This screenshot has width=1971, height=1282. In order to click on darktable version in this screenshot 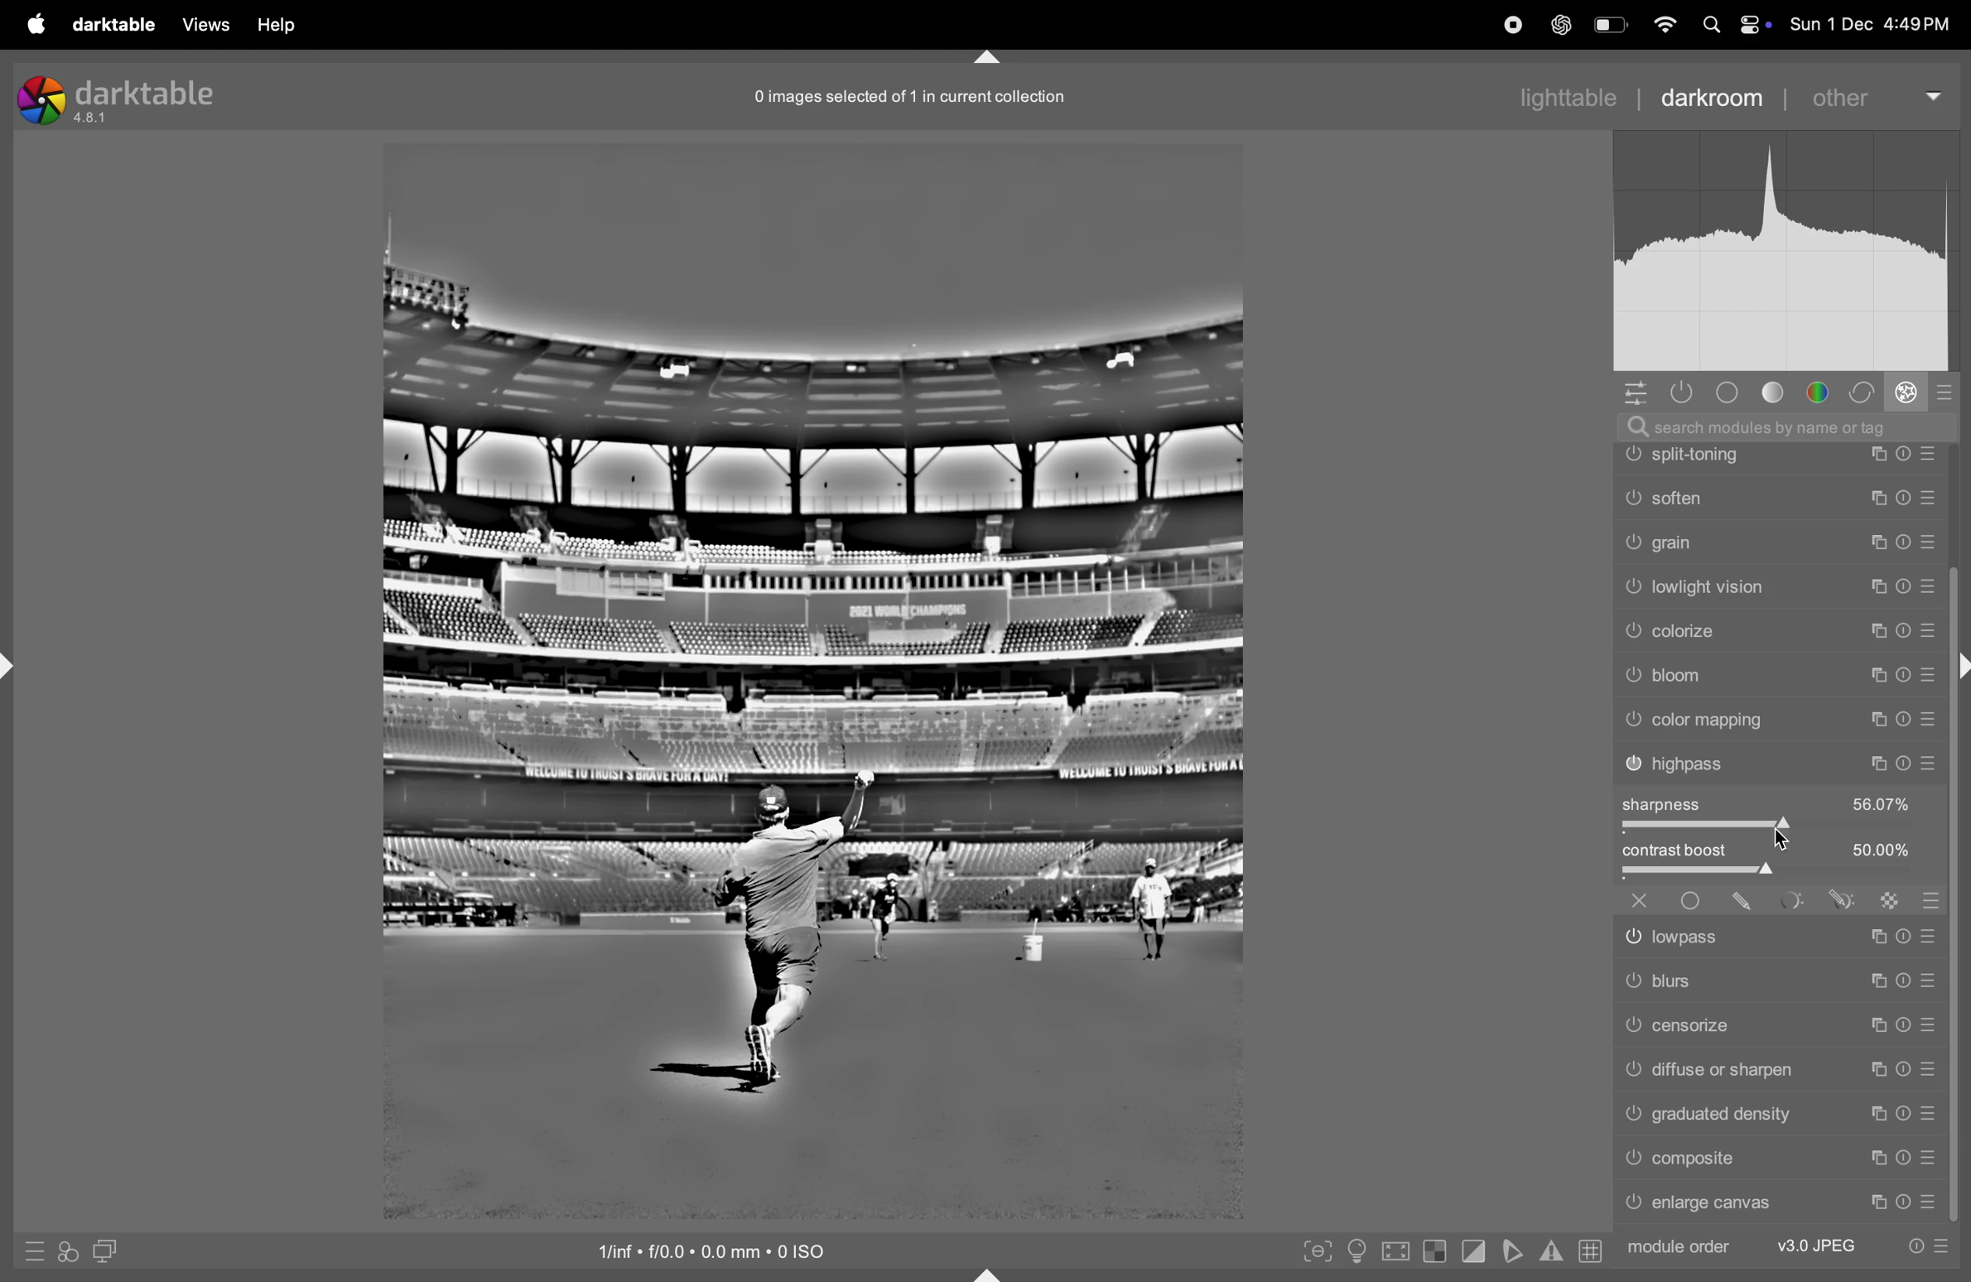, I will do `click(125, 95)`.